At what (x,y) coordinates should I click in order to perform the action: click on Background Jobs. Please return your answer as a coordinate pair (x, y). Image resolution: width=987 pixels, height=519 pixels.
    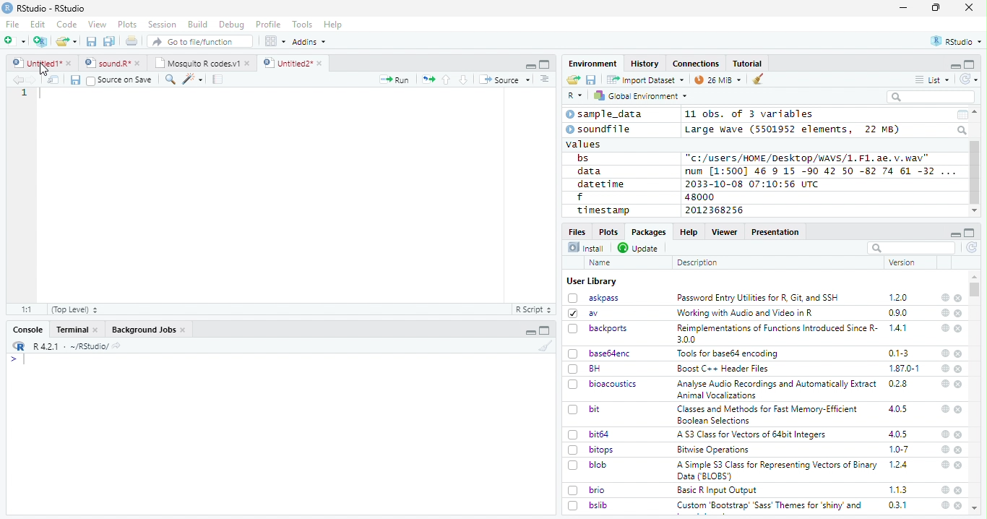
    Looking at the image, I should click on (149, 330).